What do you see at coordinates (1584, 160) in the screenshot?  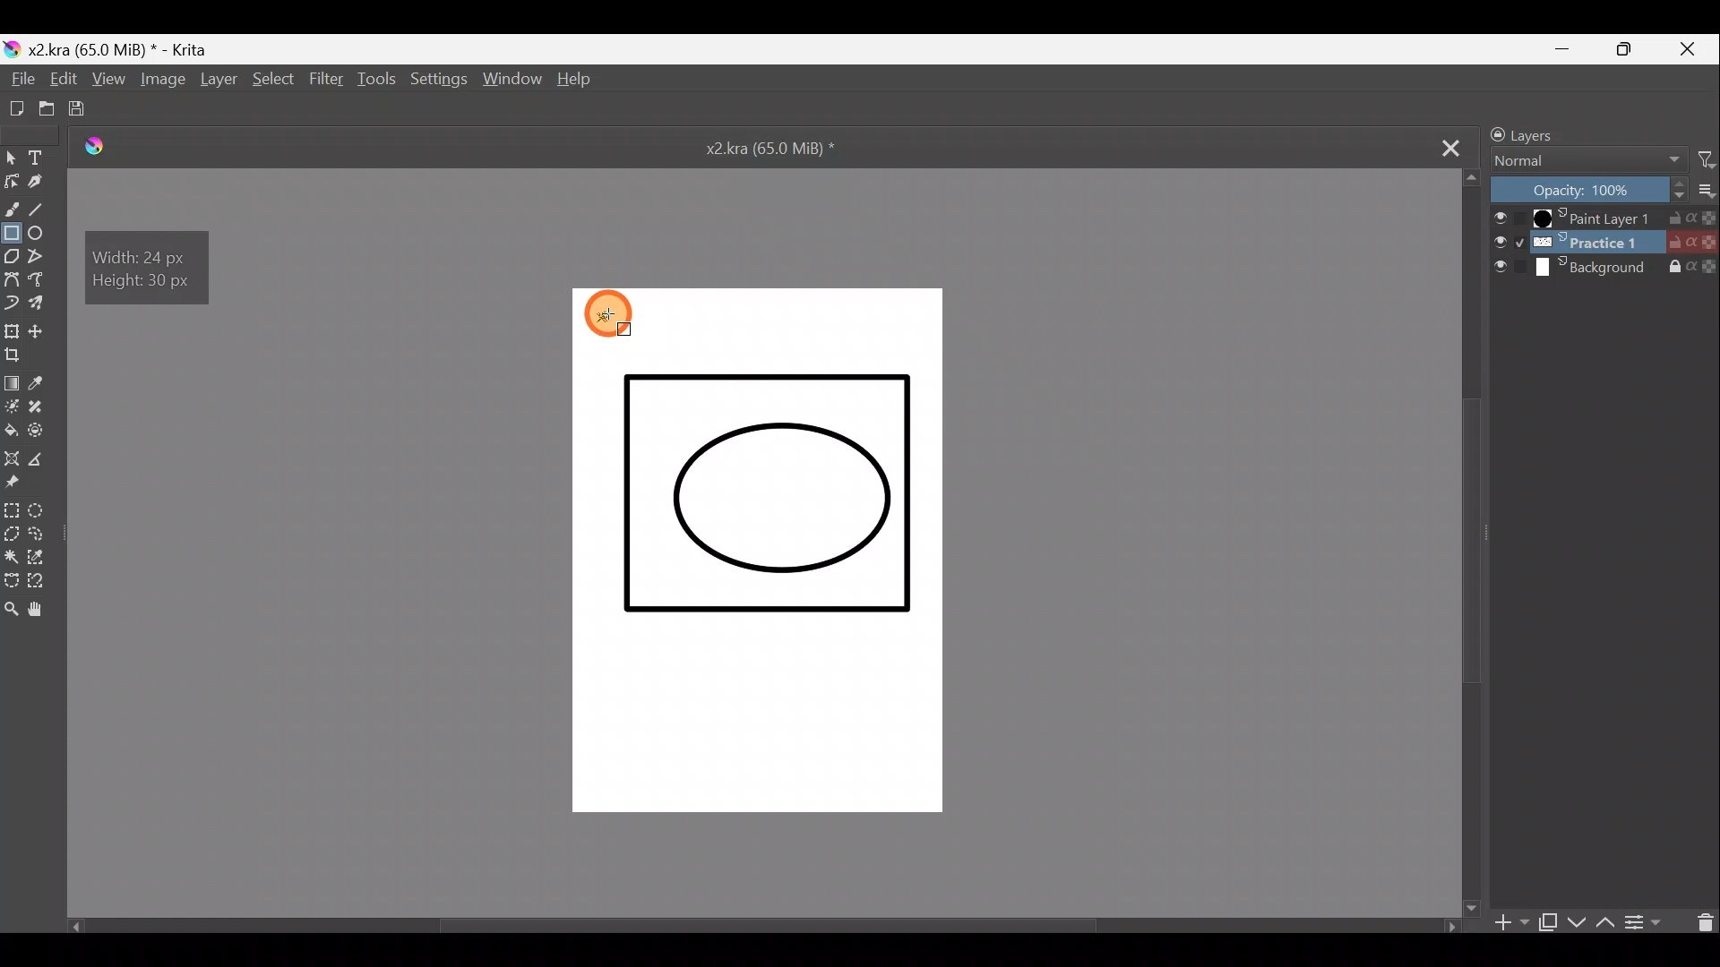 I see `Normal Blending mode` at bounding box center [1584, 160].